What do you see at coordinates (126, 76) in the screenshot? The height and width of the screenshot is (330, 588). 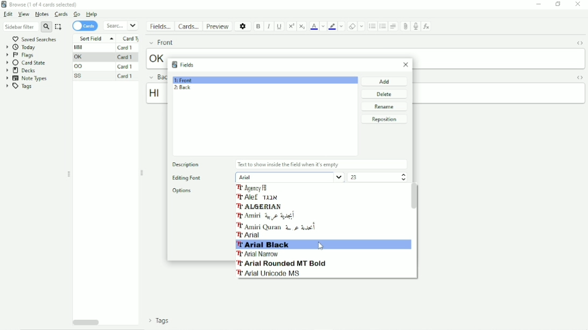 I see `Card 1` at bounding box center [126, 76].